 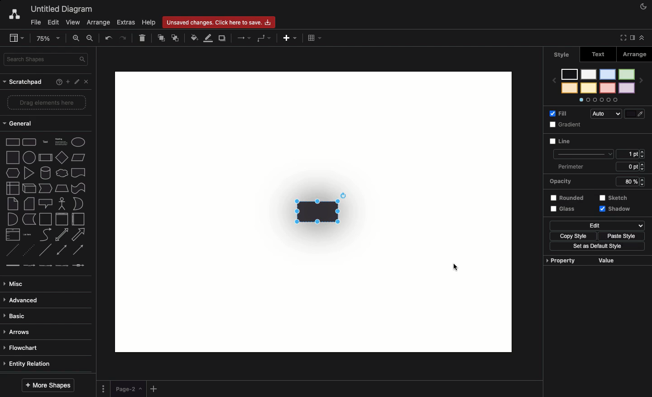 I want to click on Options, so click(x=104, y=389).